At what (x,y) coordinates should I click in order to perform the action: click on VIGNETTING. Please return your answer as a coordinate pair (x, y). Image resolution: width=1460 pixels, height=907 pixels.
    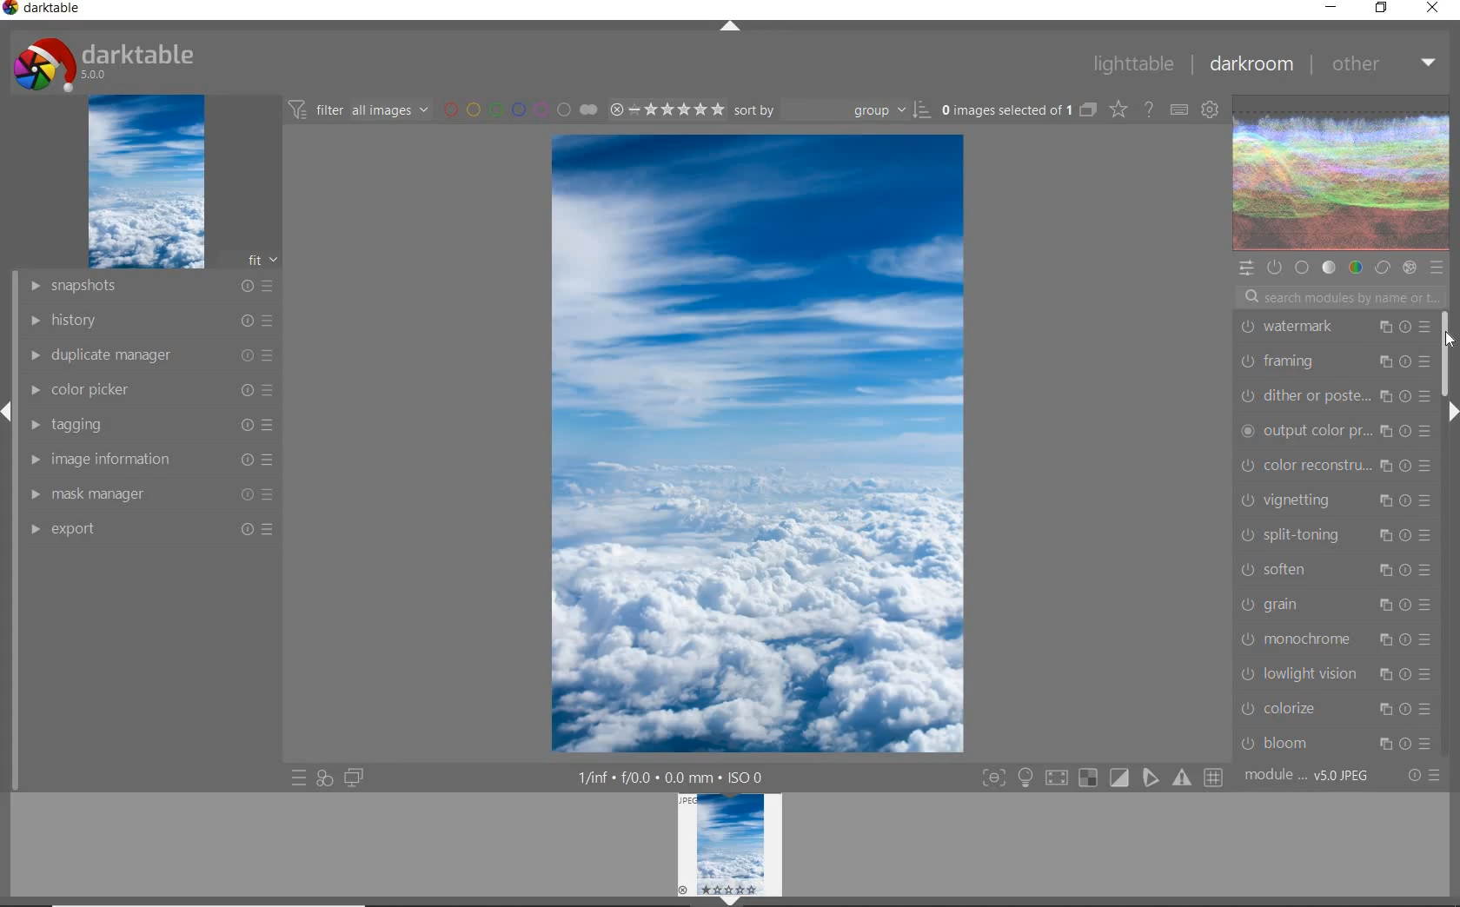
    Looking at the image, I should click on (1335, 499).